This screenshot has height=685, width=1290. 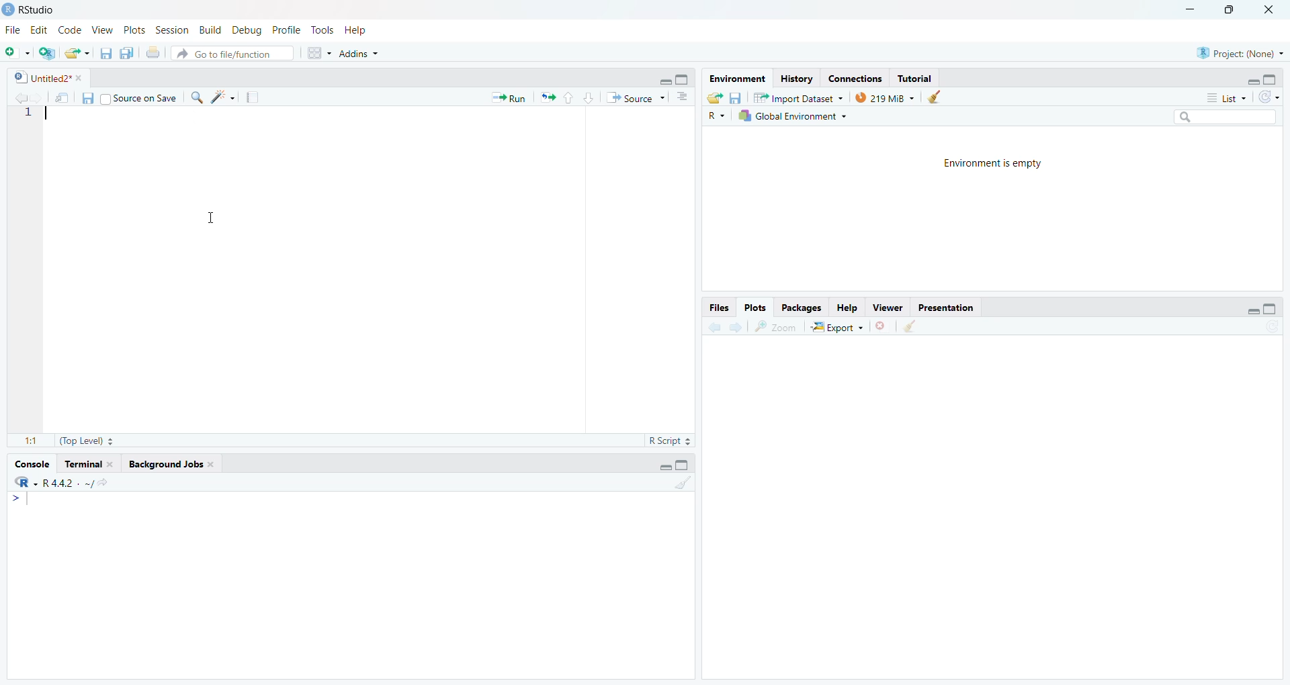 I want to click on Code Editor, so click(x=370, y=270).